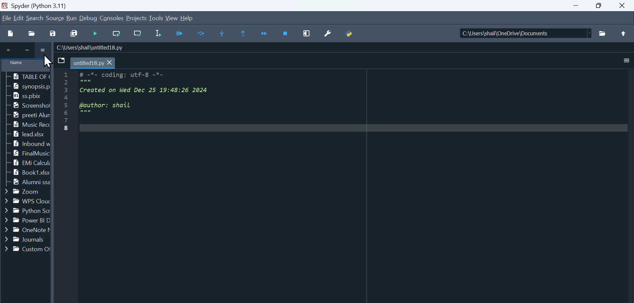 The image size is (634, 303). What do you see at coordinates (202, 33) in the screenshot?
I see `Run current line` at bounding box center [202, 33].